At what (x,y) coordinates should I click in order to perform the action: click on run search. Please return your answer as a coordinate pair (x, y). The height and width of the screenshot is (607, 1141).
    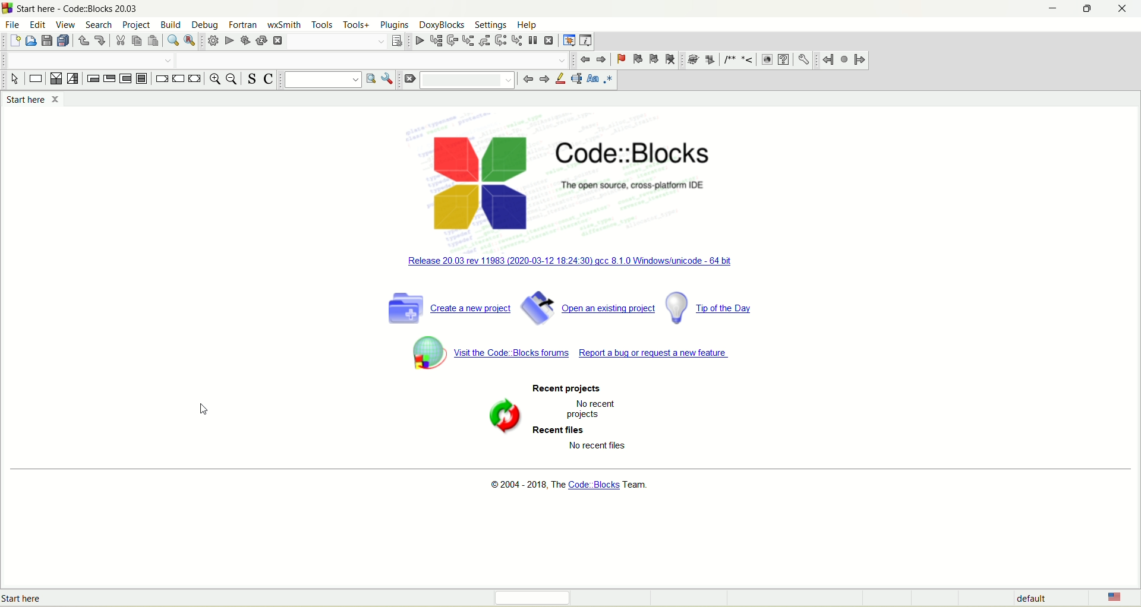
    Looking at the image, I should click on (370, 80).